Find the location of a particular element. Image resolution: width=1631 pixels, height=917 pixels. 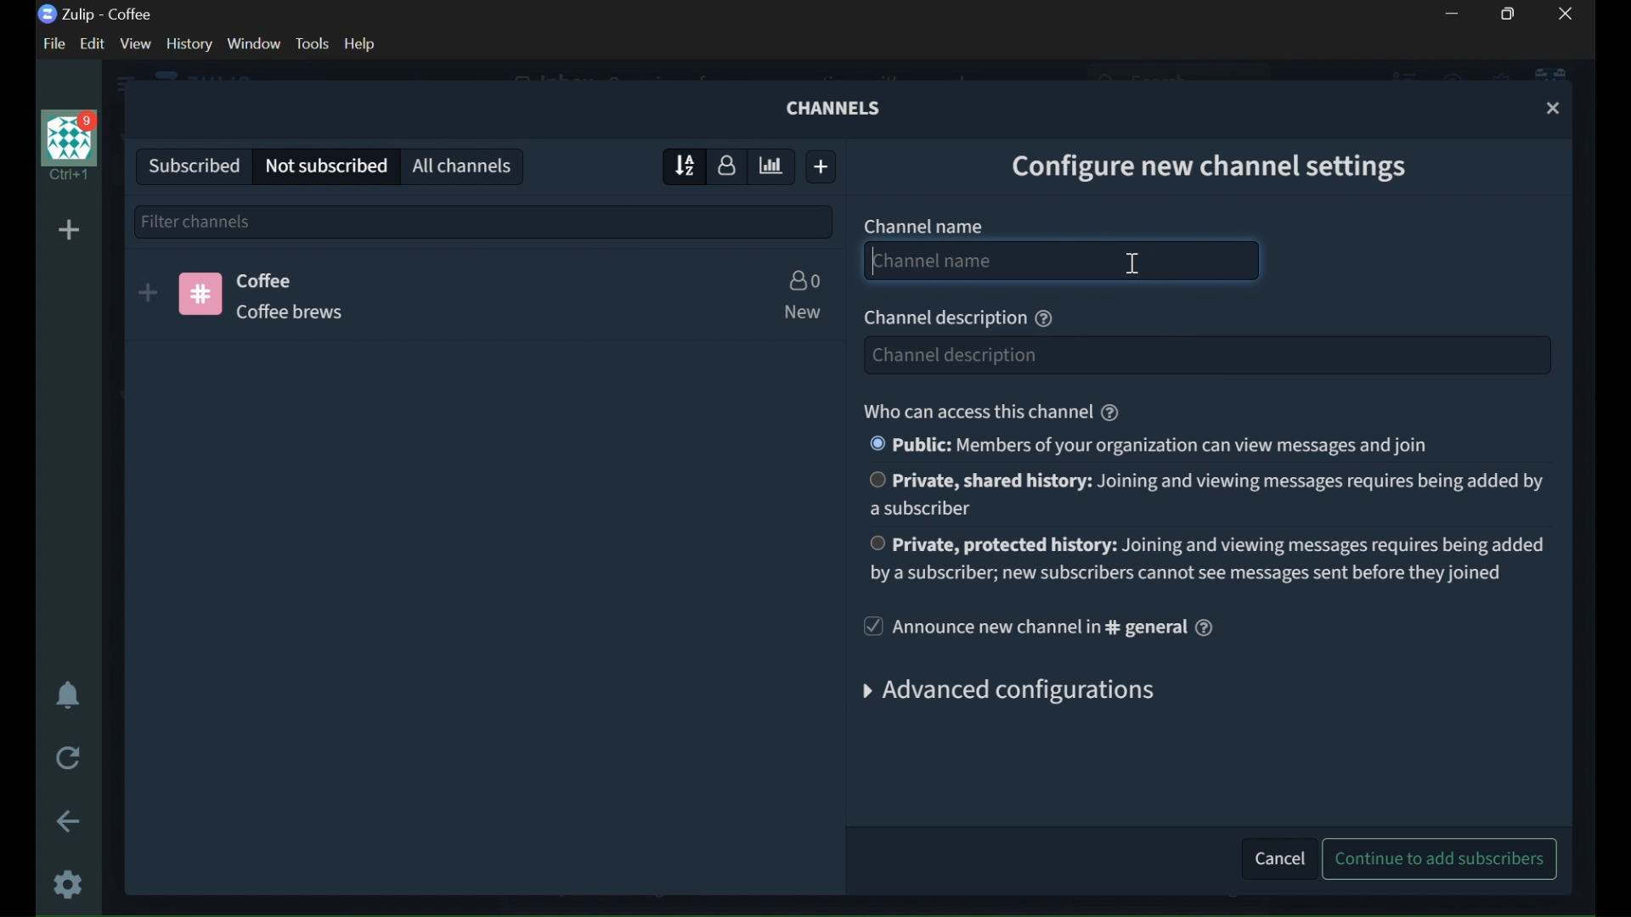

ANNOUNCE NEW CHANNEL IN # GENERAL is located at coordinates (1021, 627).